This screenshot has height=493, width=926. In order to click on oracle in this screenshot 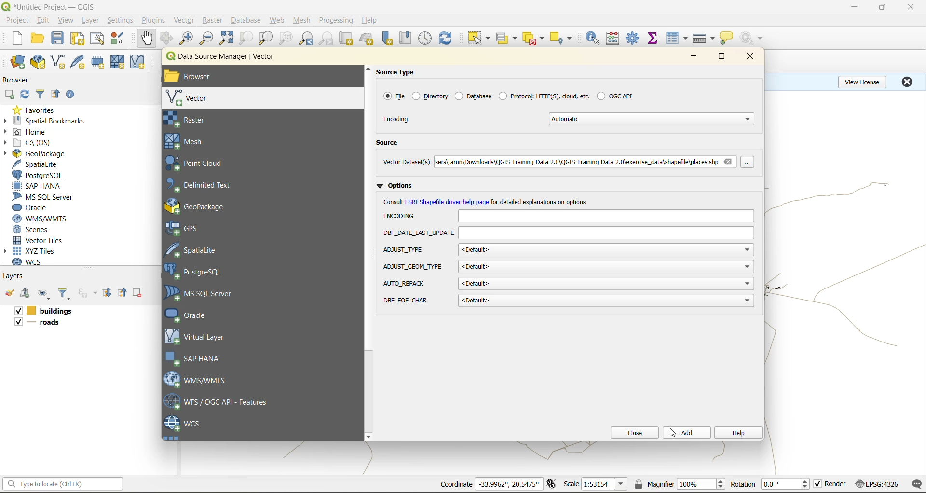, I will do `click(34, 208)`.